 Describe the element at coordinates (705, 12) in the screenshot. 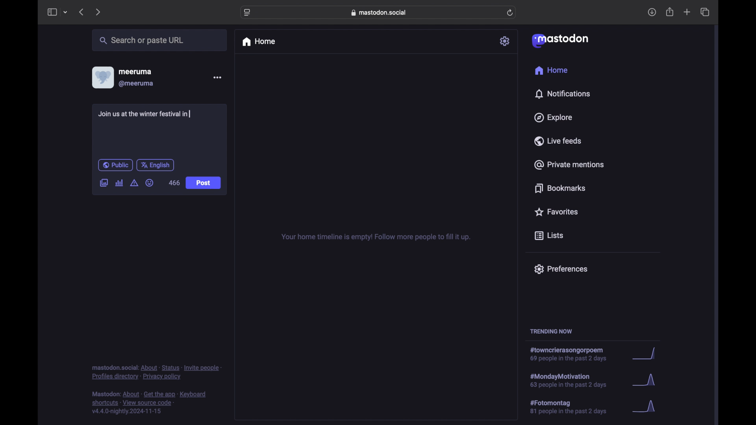

I see `show tab overview` at that location.